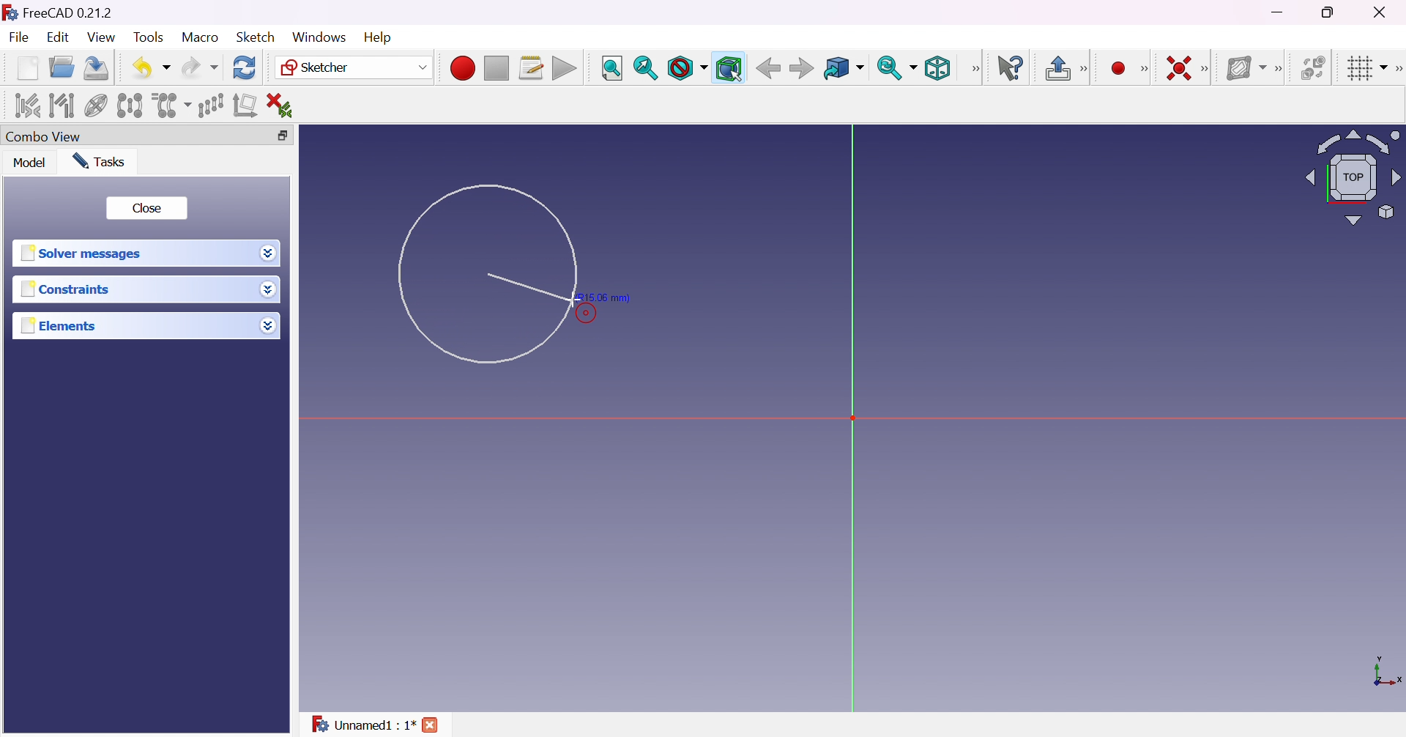 This screenshot has width=1406, height=737. What do you see at coordinates (268, 325) in the screenshot?
I see `Drop down` at bounding box center [268, 325].